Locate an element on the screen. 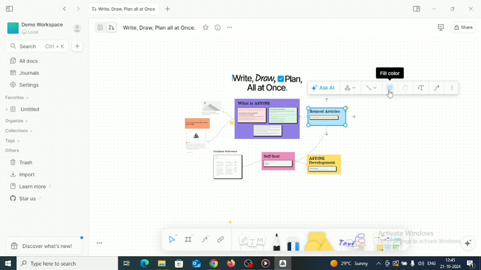  Learn more is located at coordinates (31, 186).